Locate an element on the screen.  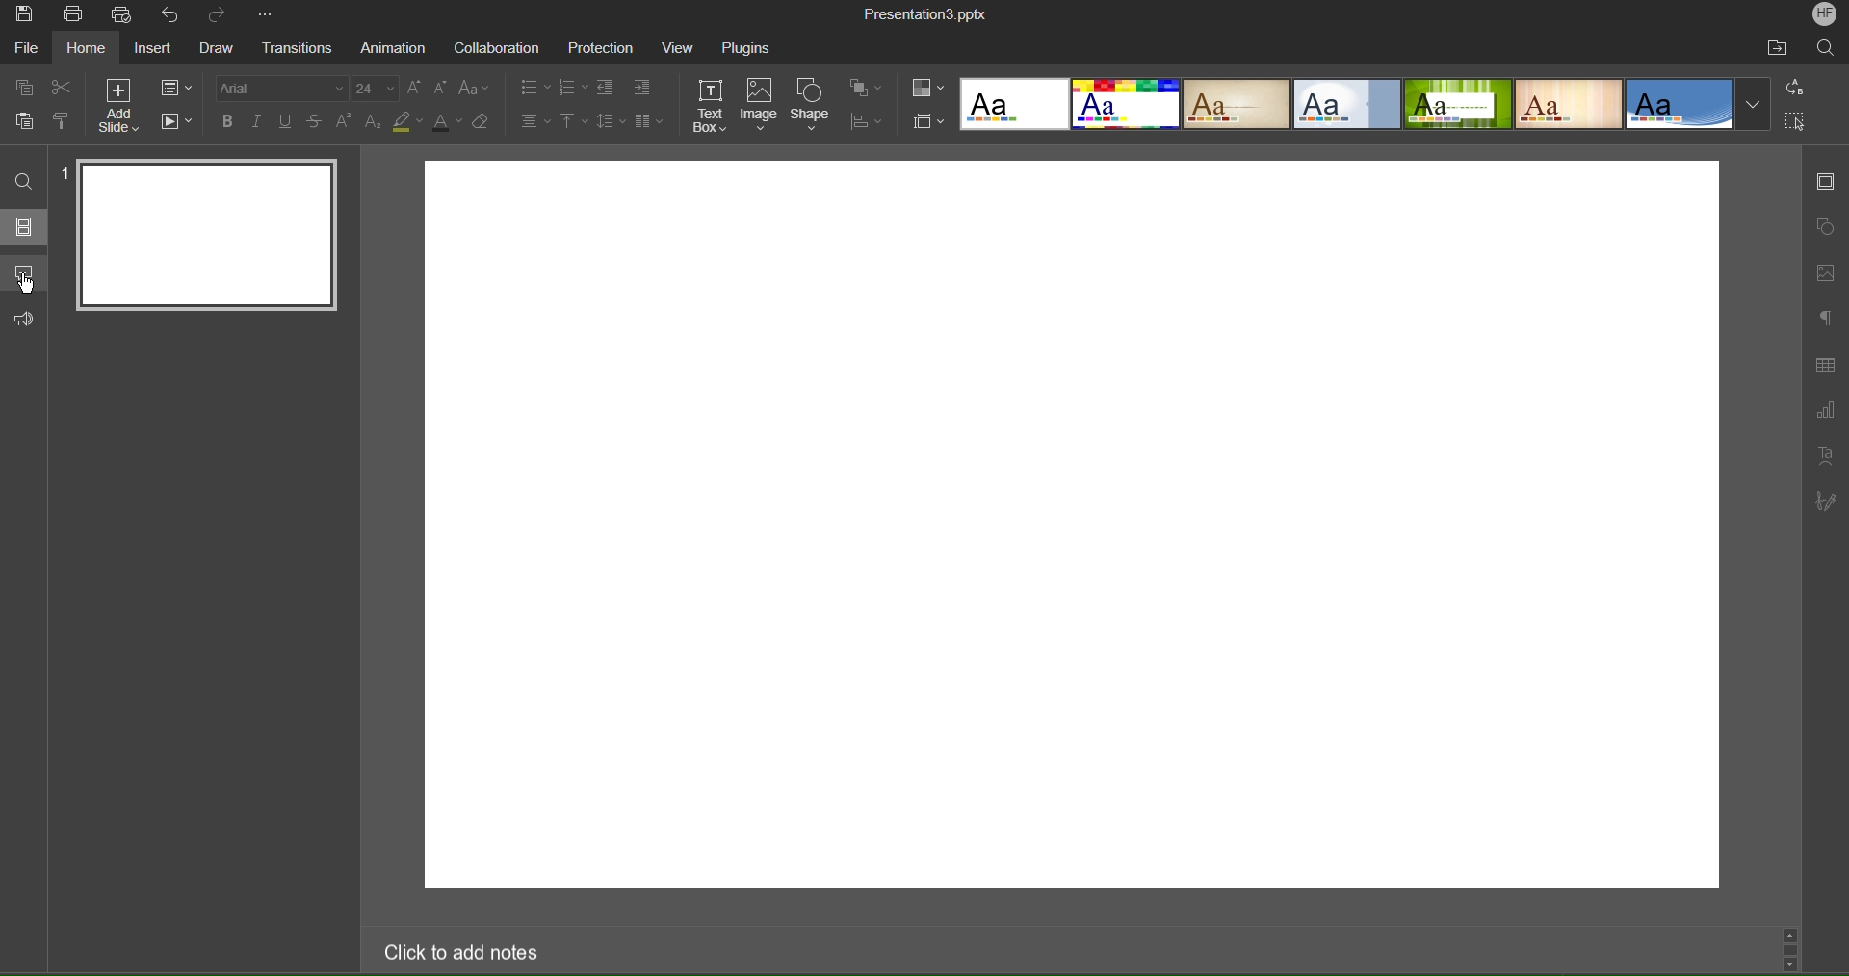
Playback is located at coordinates (177, 121).